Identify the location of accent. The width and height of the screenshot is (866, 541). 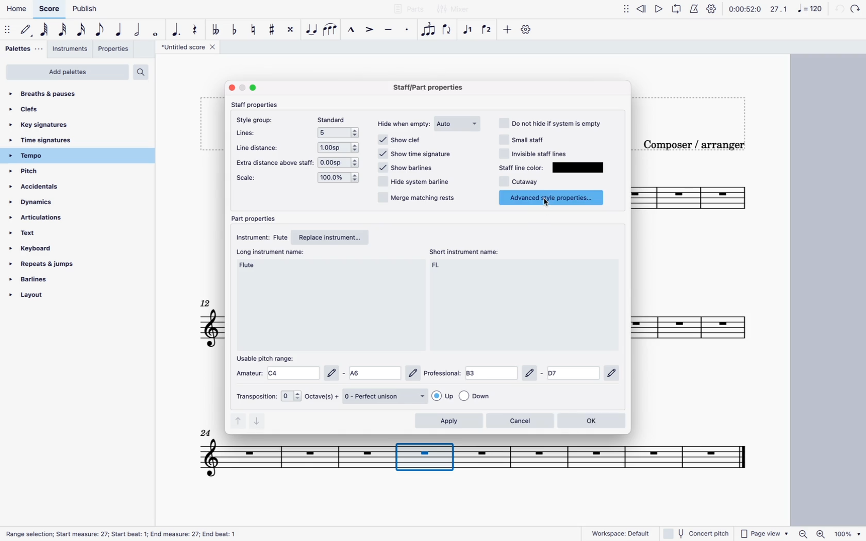
(371, 29).